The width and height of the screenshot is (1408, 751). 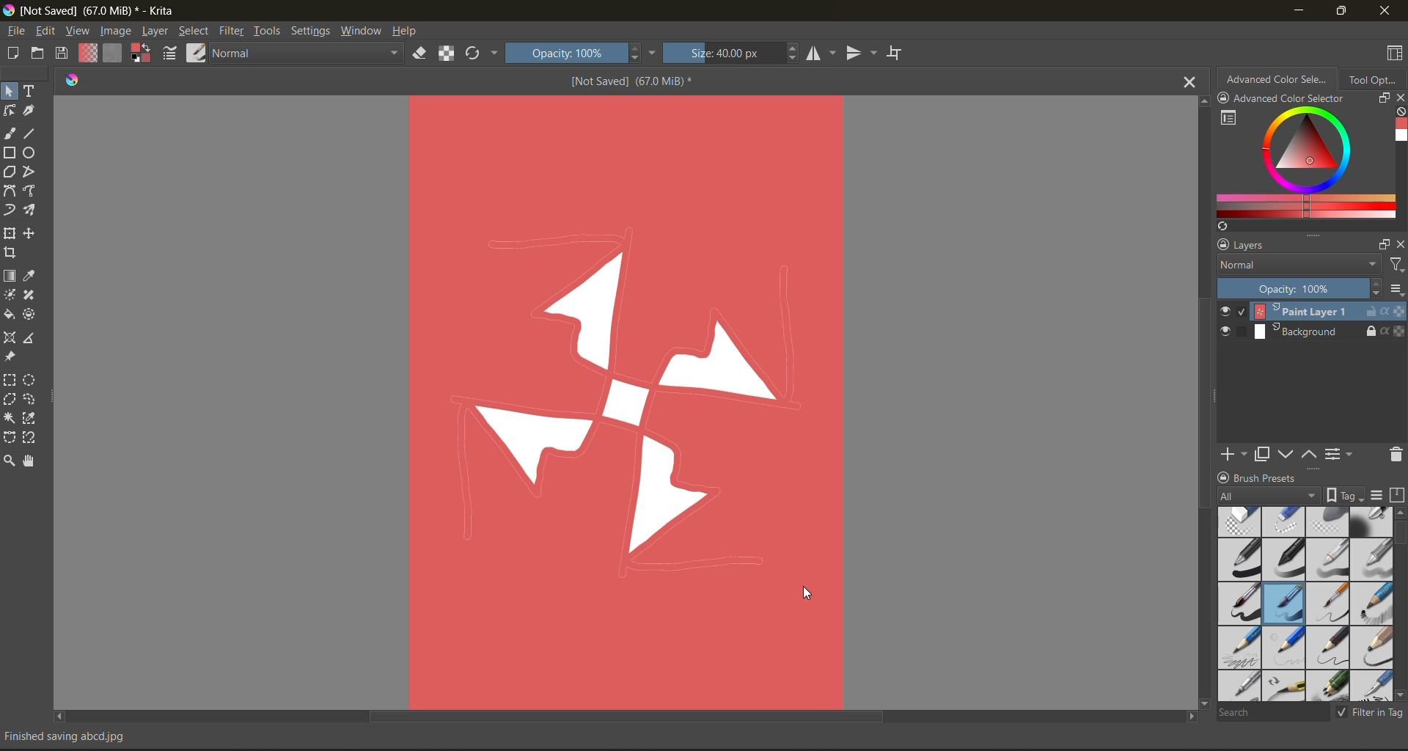 I want to click on edit brush settings, so click(x=171, y=55).